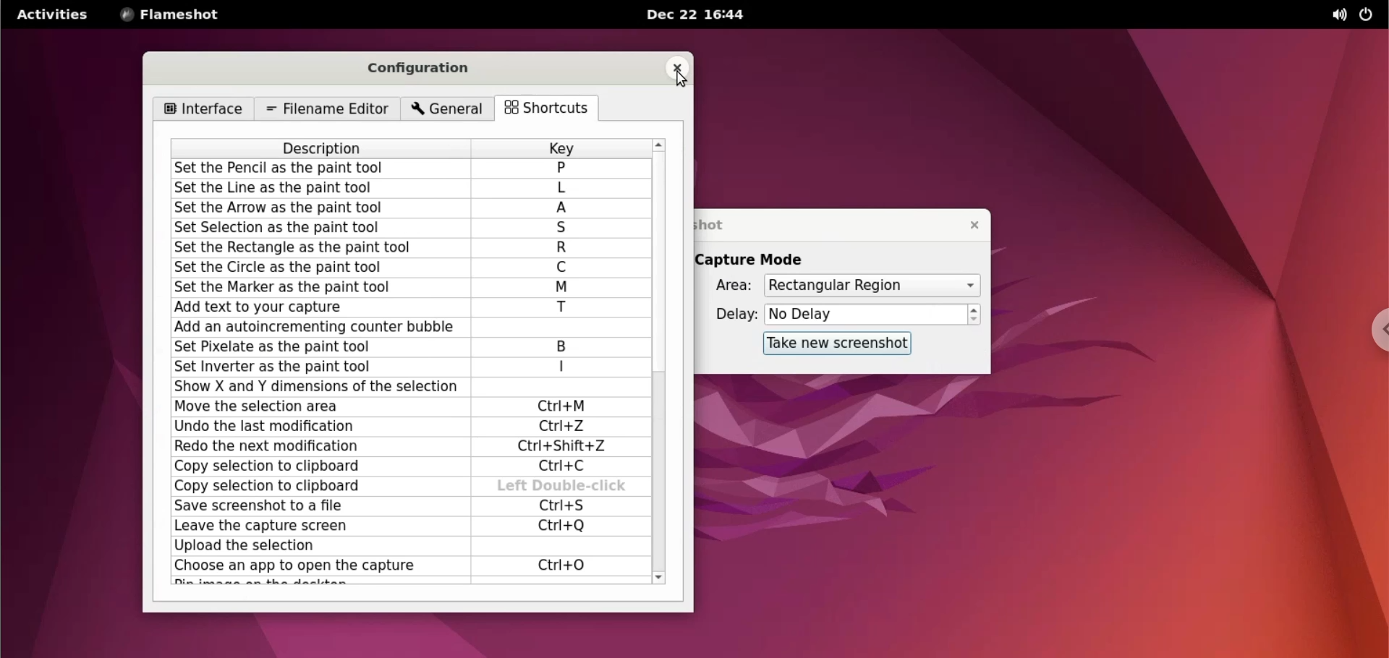 The width and height of the screenshot is (1389, 658). I want to click on cursor, so click(572, 189).